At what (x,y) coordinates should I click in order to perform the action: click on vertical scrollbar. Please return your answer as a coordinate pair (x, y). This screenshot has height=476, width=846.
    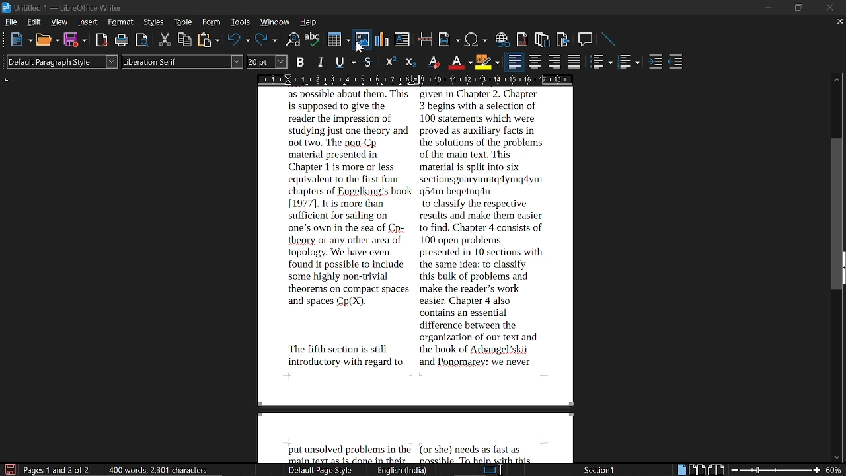
    Looking at the image, I should click on (839, 216).